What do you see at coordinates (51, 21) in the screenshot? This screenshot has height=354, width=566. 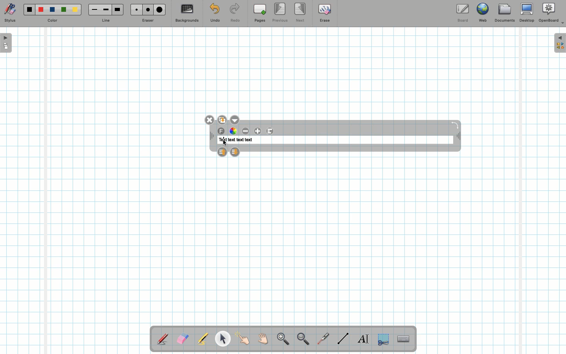 I see `Color` at bounding box center [51, 21].